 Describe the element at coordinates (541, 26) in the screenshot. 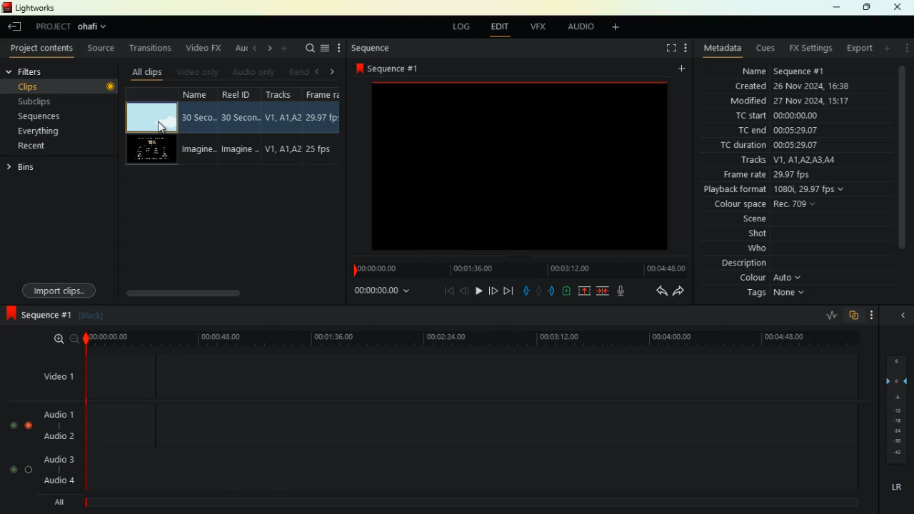

I see `vfx` at that location.